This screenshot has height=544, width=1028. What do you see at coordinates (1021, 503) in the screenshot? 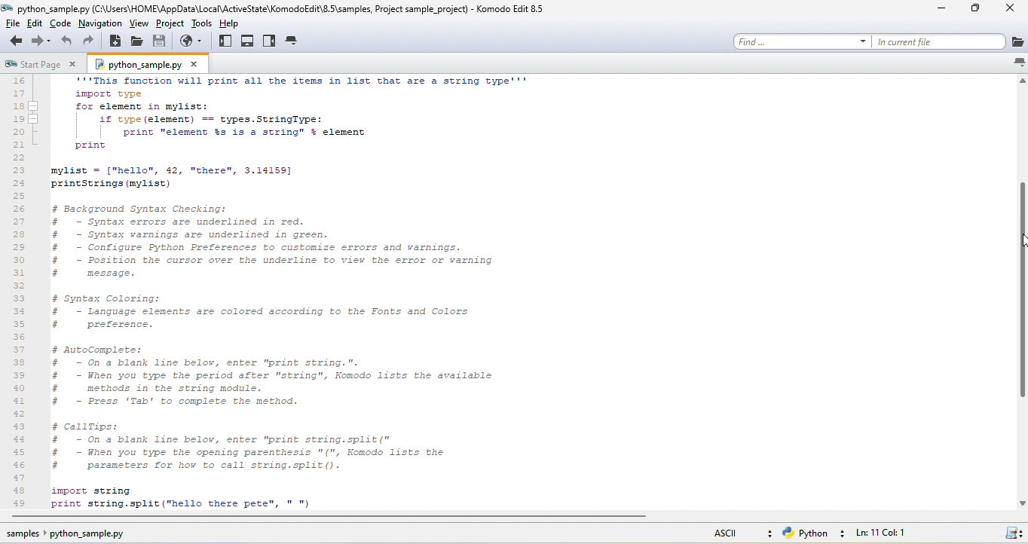
I see `scroll down` at bounding box center [1021, 503].